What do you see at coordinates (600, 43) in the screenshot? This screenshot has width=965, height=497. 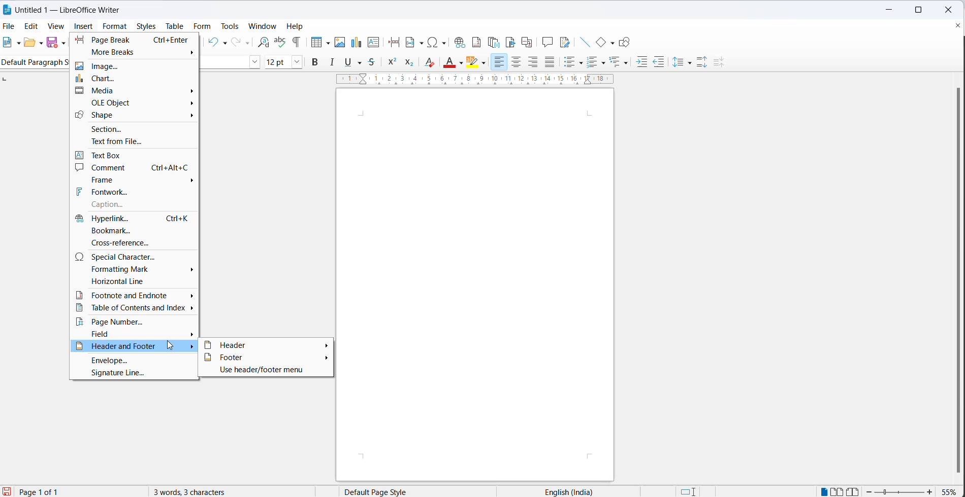 I see `basic shapes` at bounding box center [600, 43].